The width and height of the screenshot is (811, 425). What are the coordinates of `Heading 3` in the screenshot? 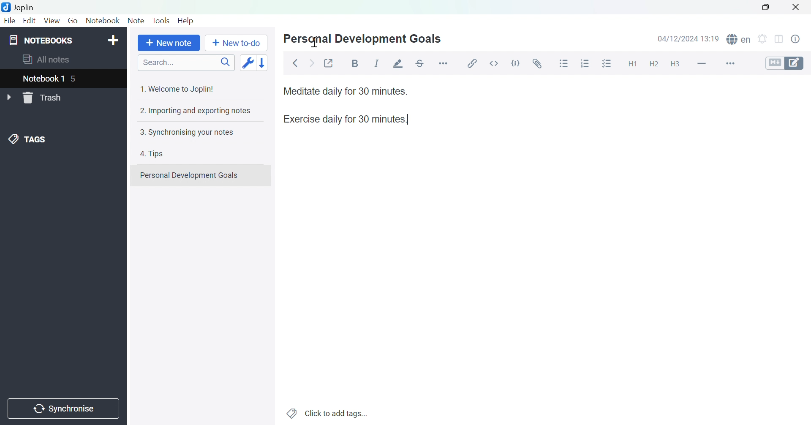 It's located at (675, 64).